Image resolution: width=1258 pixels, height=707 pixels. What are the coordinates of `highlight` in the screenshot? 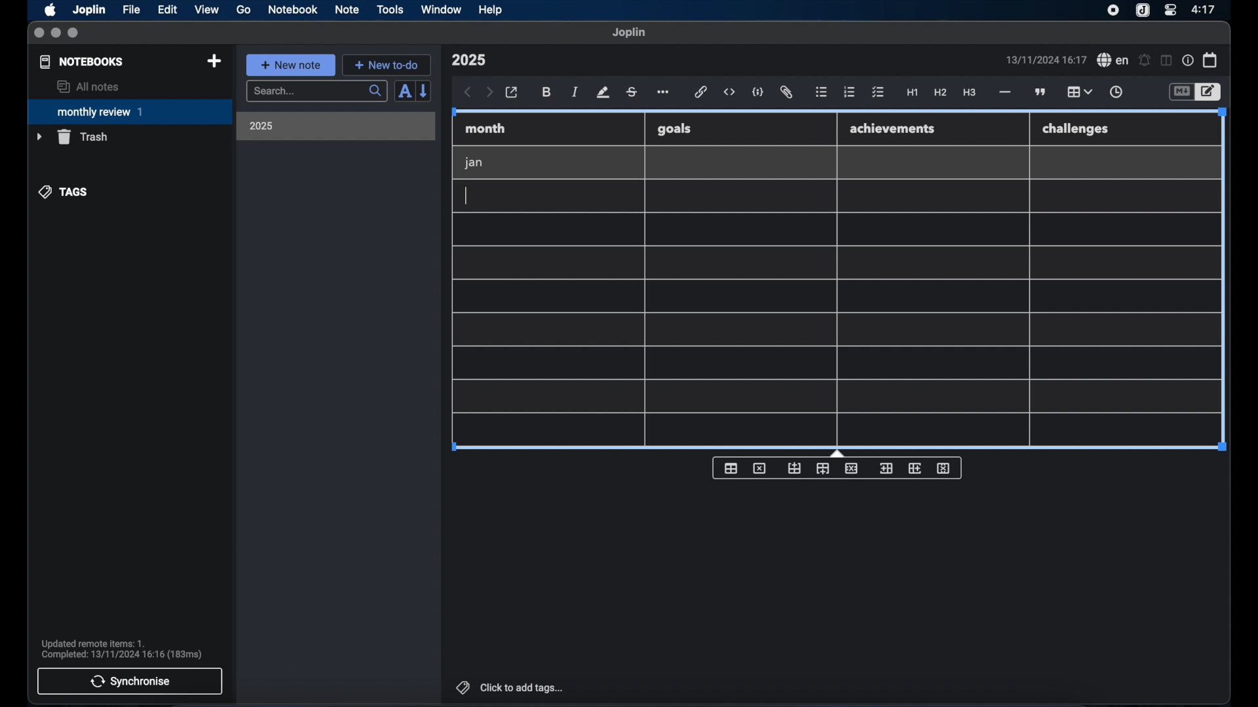 It's located at (603, 92).